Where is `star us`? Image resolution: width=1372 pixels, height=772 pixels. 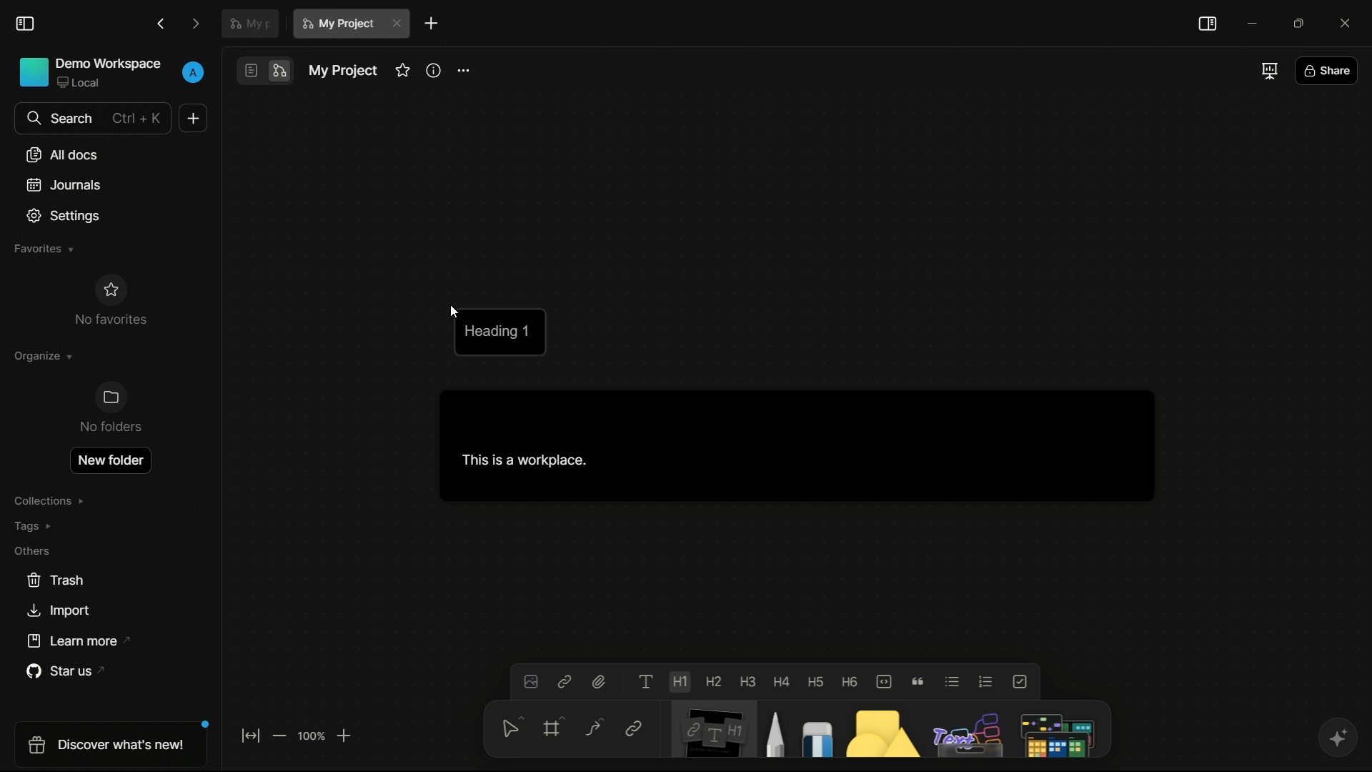
star us is located at coordinates (59, 670).